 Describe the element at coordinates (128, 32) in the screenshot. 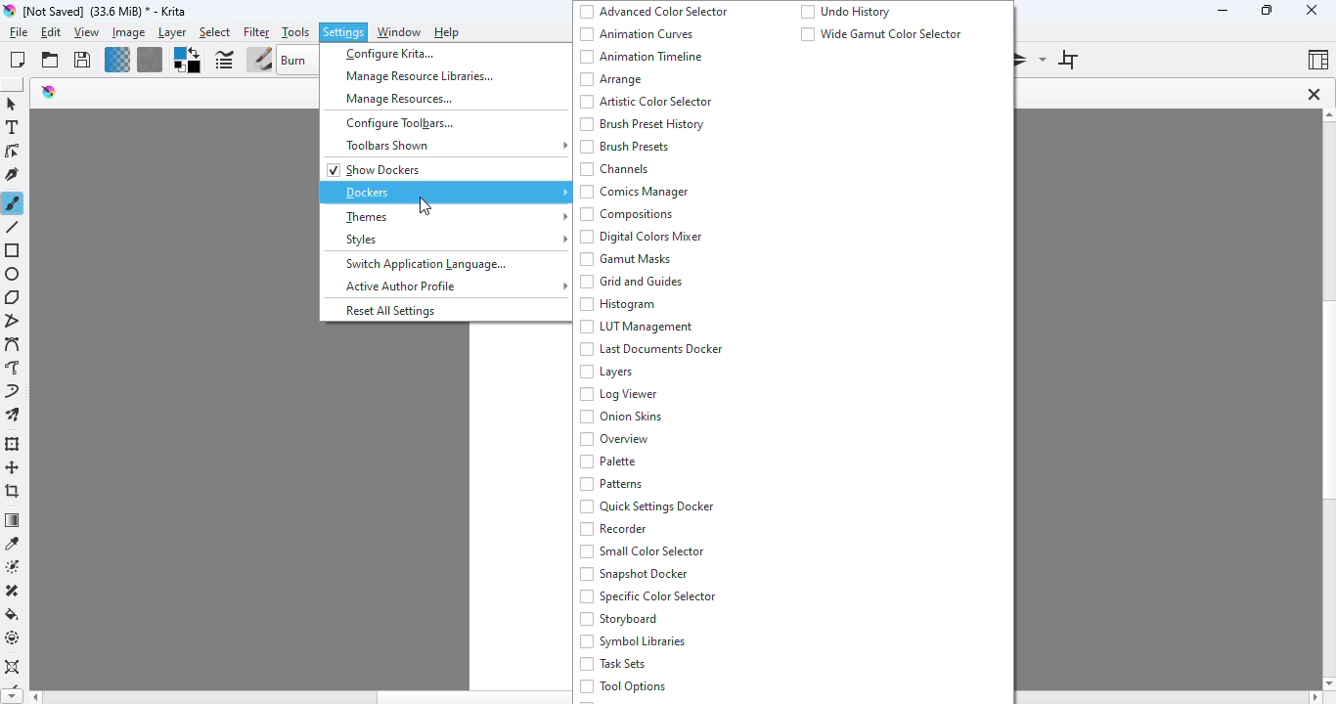

I see `image` at that location.